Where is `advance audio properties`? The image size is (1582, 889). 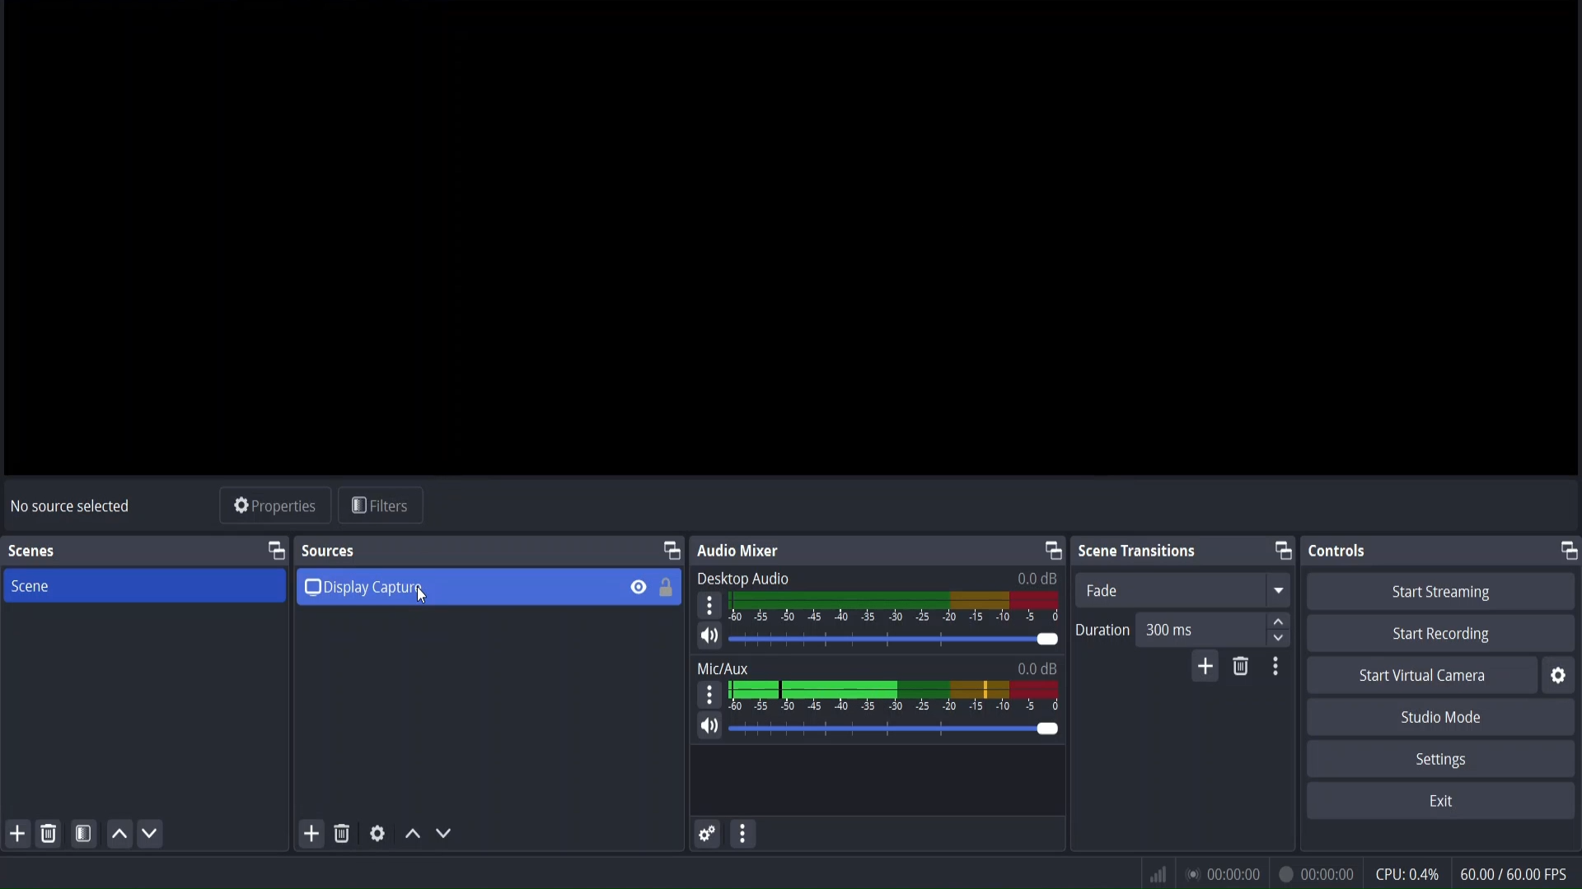 advance audio properties is located at coordinates (704, 833).